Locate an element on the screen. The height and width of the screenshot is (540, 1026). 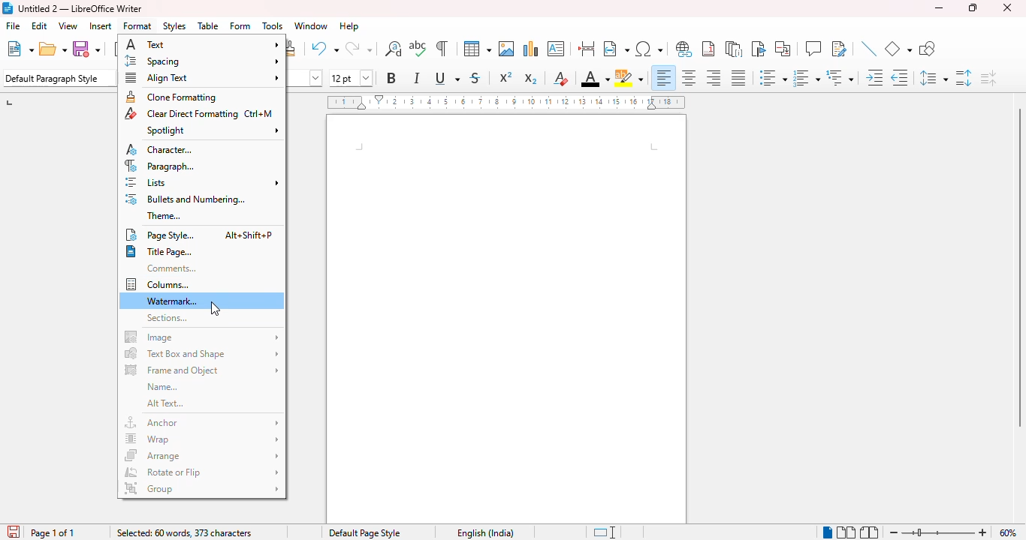
maximize is located at coordinates (973, 7).